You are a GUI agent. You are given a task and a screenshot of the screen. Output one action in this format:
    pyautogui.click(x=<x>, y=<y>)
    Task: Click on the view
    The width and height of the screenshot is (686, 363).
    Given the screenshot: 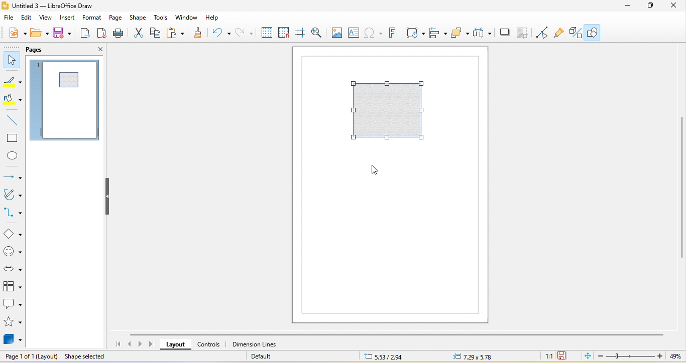 What is the action you would take?
    pyautogui.click(x=48, y=19)
    